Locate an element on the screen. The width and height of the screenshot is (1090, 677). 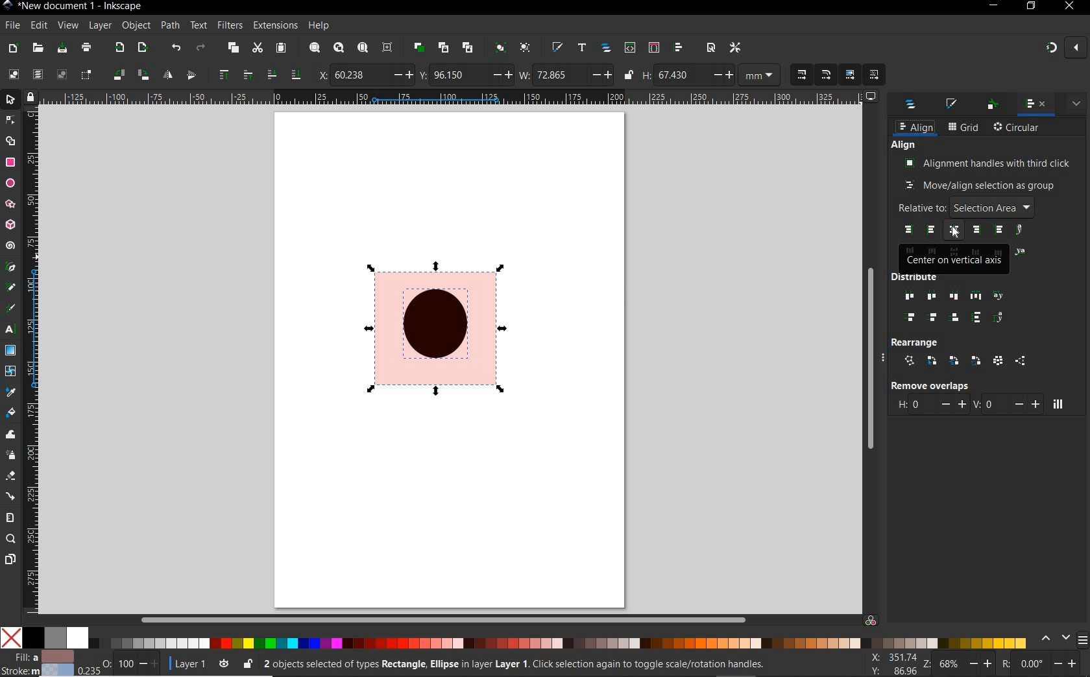
spray tool is located at coordinates (12, 457).